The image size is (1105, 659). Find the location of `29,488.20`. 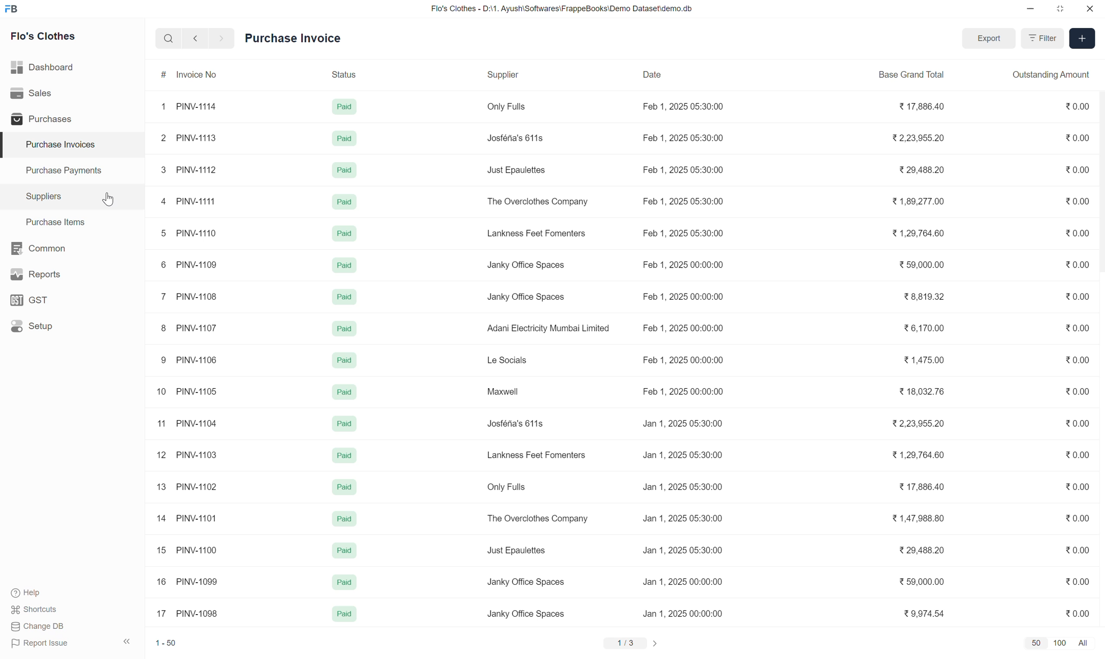

29,488.20 is located at coordinates (924, 549).